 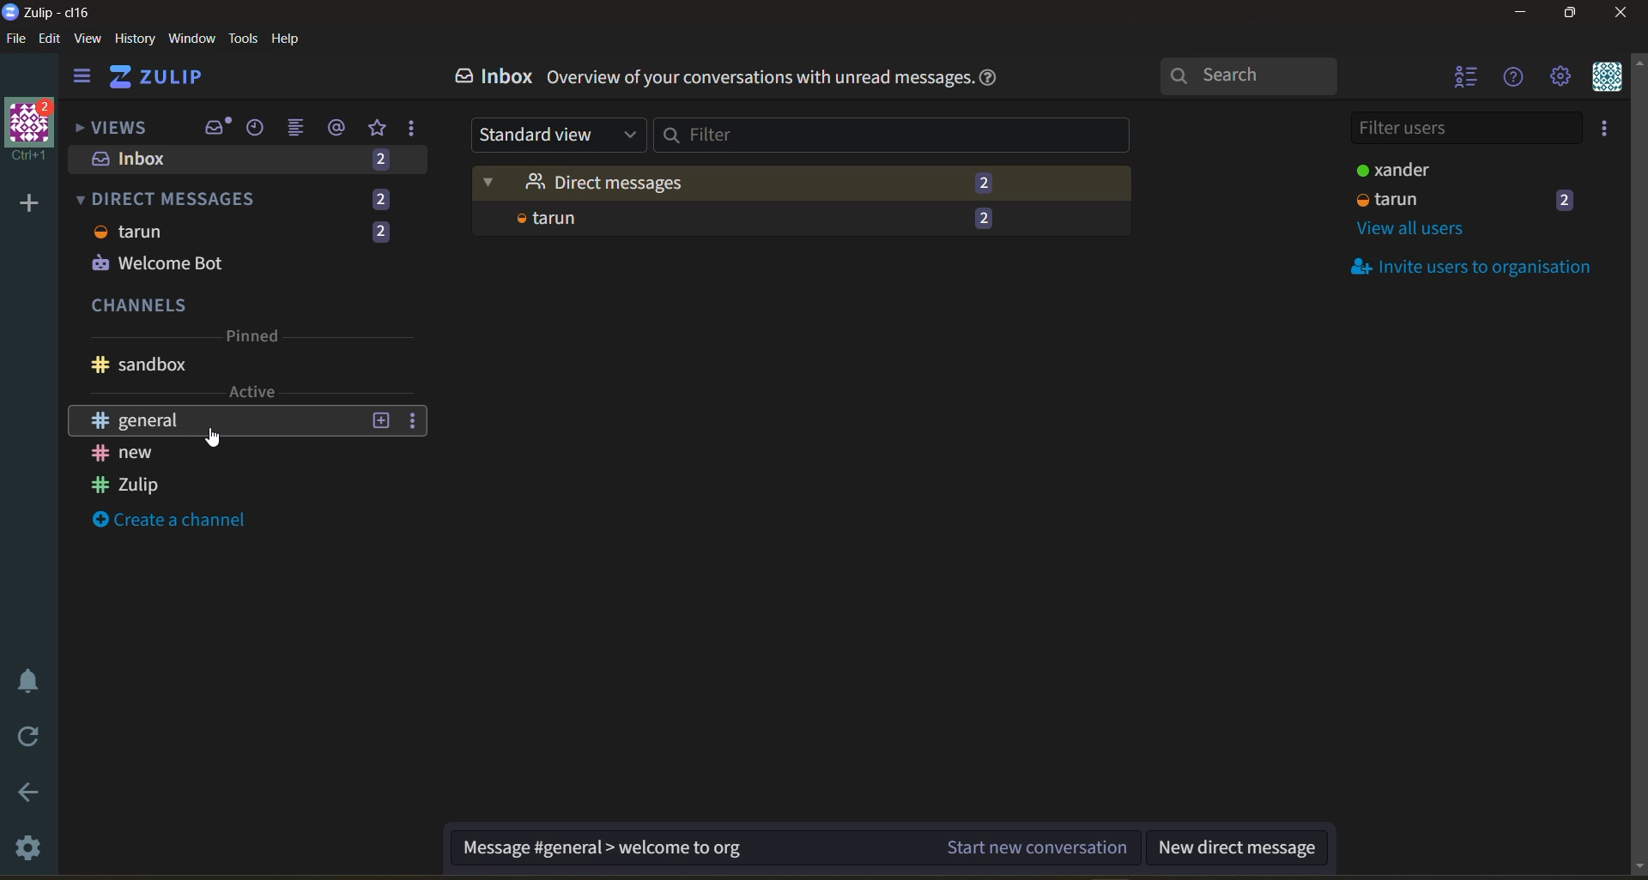 What do you see at coordinates (217, 128) in the screenshot?
I see `inbox` at bounding box center [217, 128].